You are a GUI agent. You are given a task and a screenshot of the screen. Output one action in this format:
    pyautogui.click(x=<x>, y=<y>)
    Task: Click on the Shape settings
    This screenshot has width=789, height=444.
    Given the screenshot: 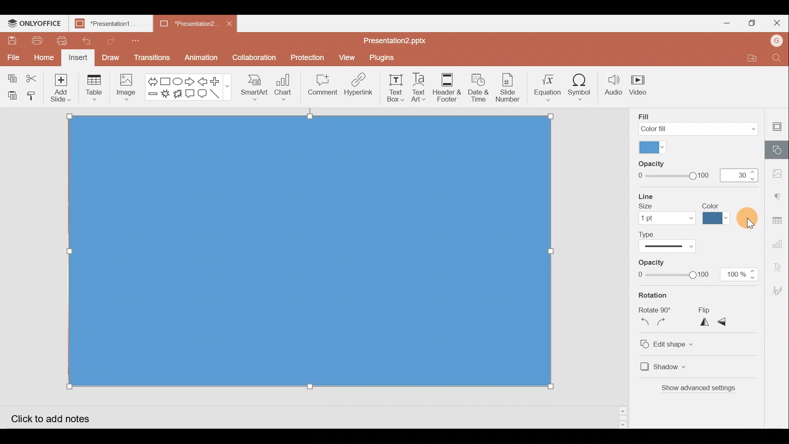 What is the action you would take?
    pyautogui.click(x=777, y=148)
    